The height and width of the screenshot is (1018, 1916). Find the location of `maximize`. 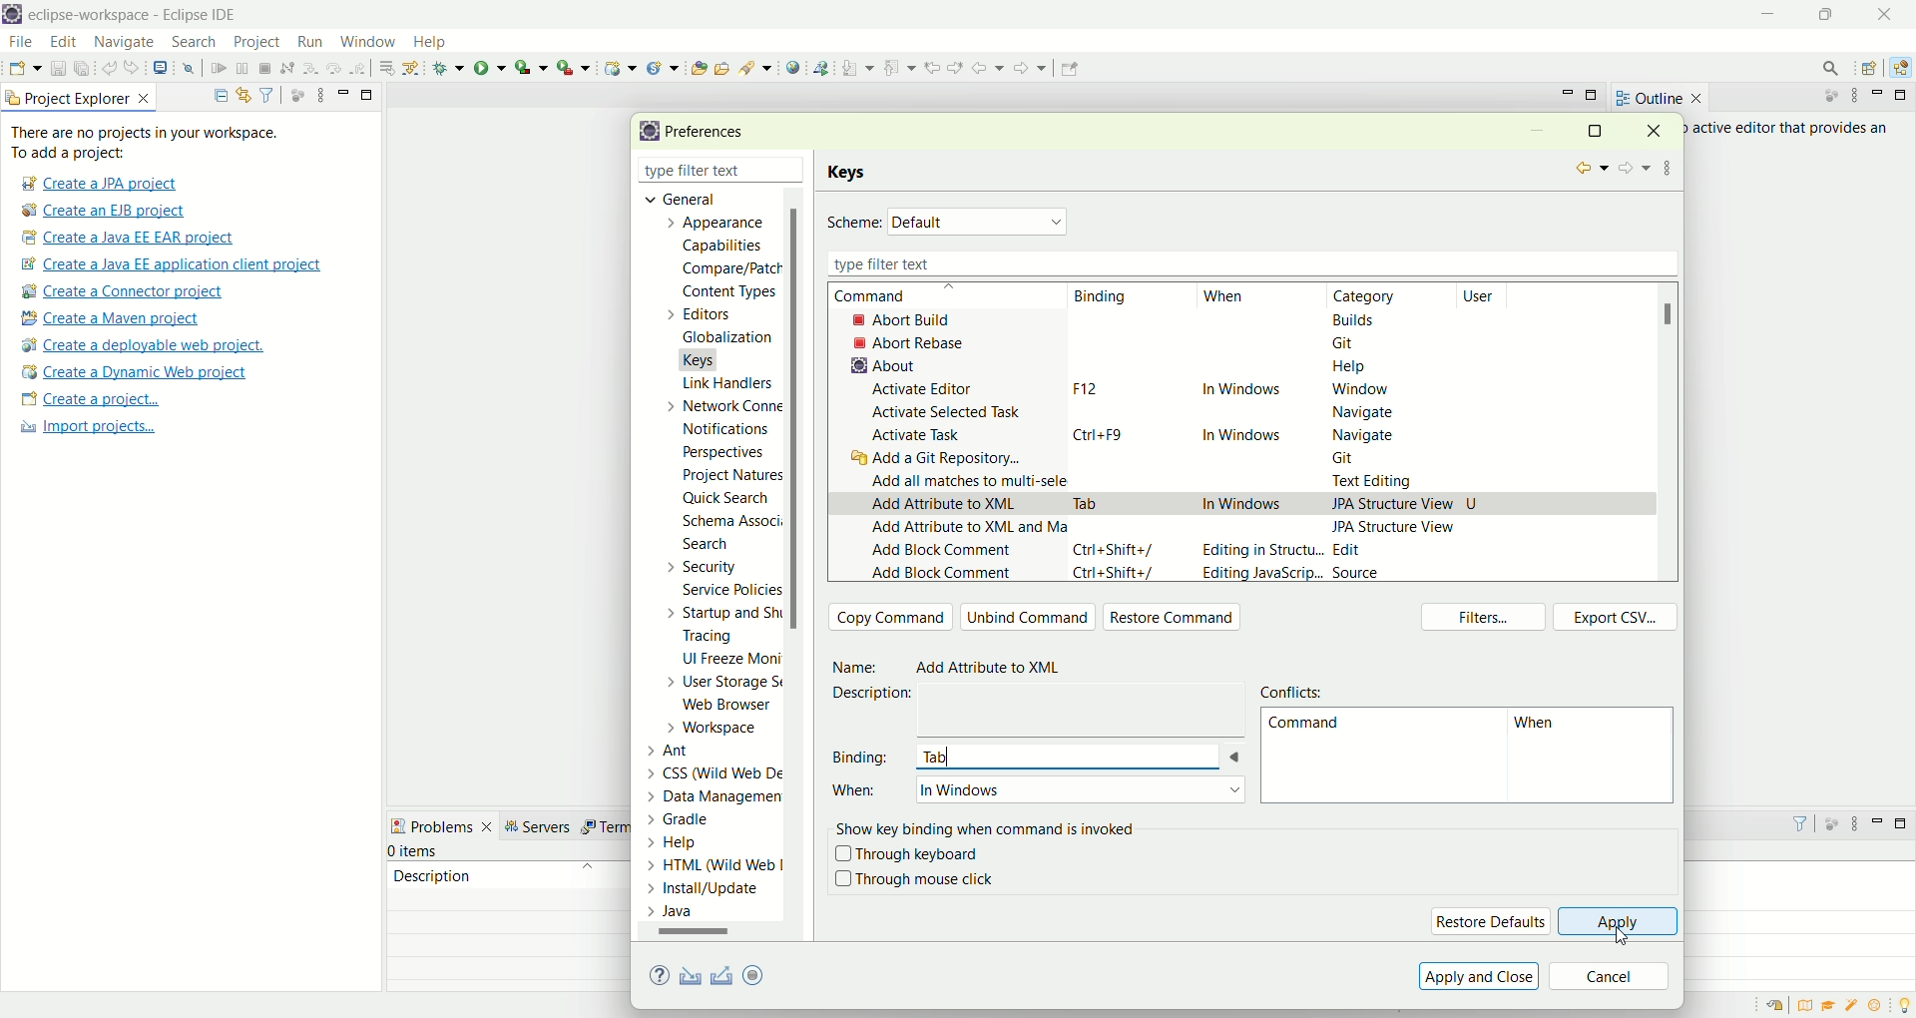

maximize is located at coordinates (1904, 823).